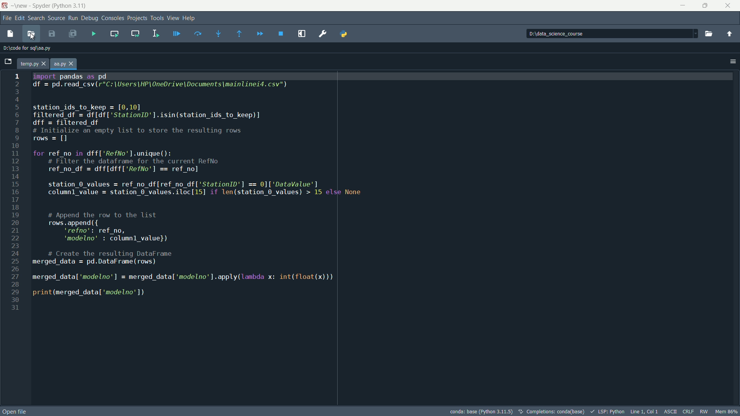  I want to click on Directory, so click(32, 49).